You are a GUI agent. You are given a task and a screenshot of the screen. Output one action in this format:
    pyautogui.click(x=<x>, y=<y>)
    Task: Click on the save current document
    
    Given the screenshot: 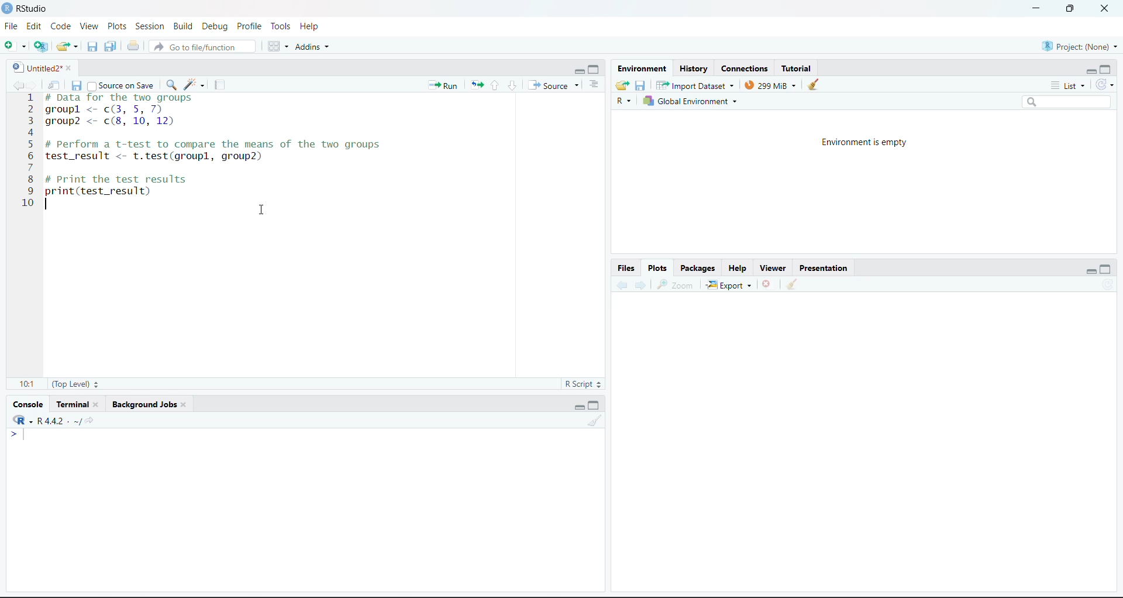 What is the action you would take?
    pyautogui.click(x=78, y=85)
    